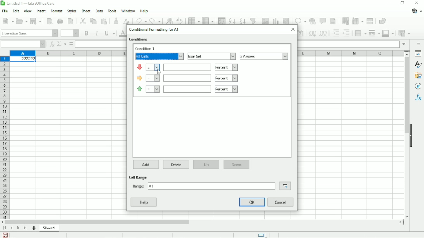 The image size is (424, 238). Describe the element at coordinates (358, 21) in the screenshot. I see `Freeze columns and rows` at that location.